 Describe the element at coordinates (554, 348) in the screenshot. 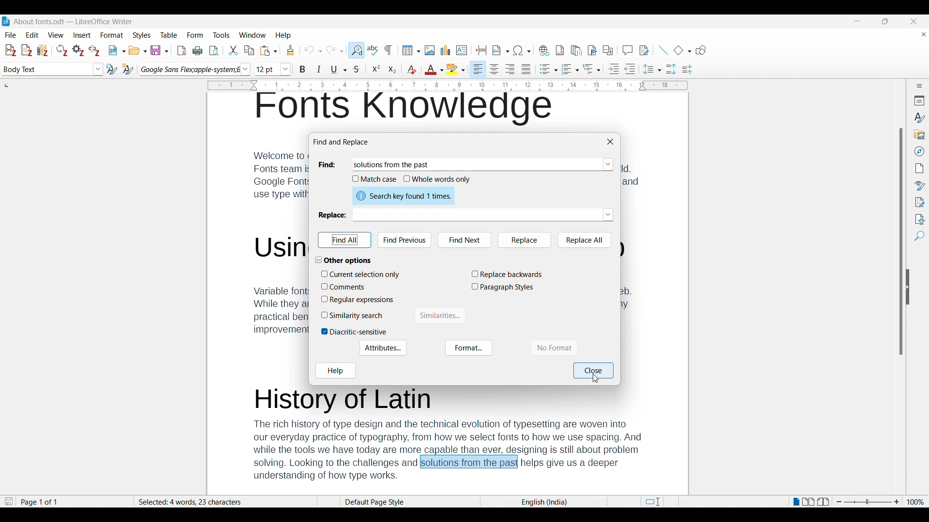

I see `No format` at that location.